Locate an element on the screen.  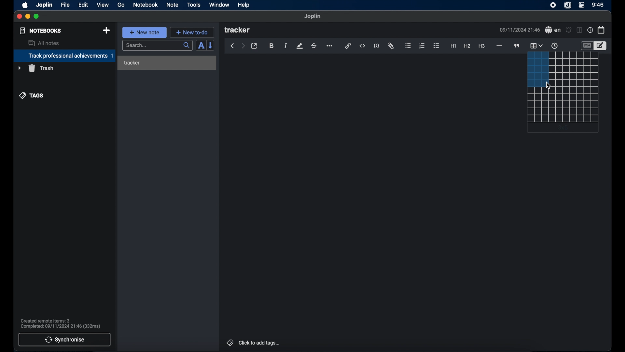
go is located at coordinates (121, 5).